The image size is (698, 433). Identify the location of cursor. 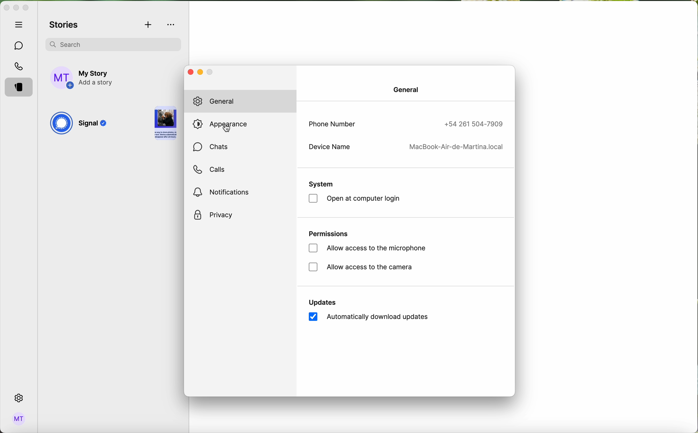
(228, 129).